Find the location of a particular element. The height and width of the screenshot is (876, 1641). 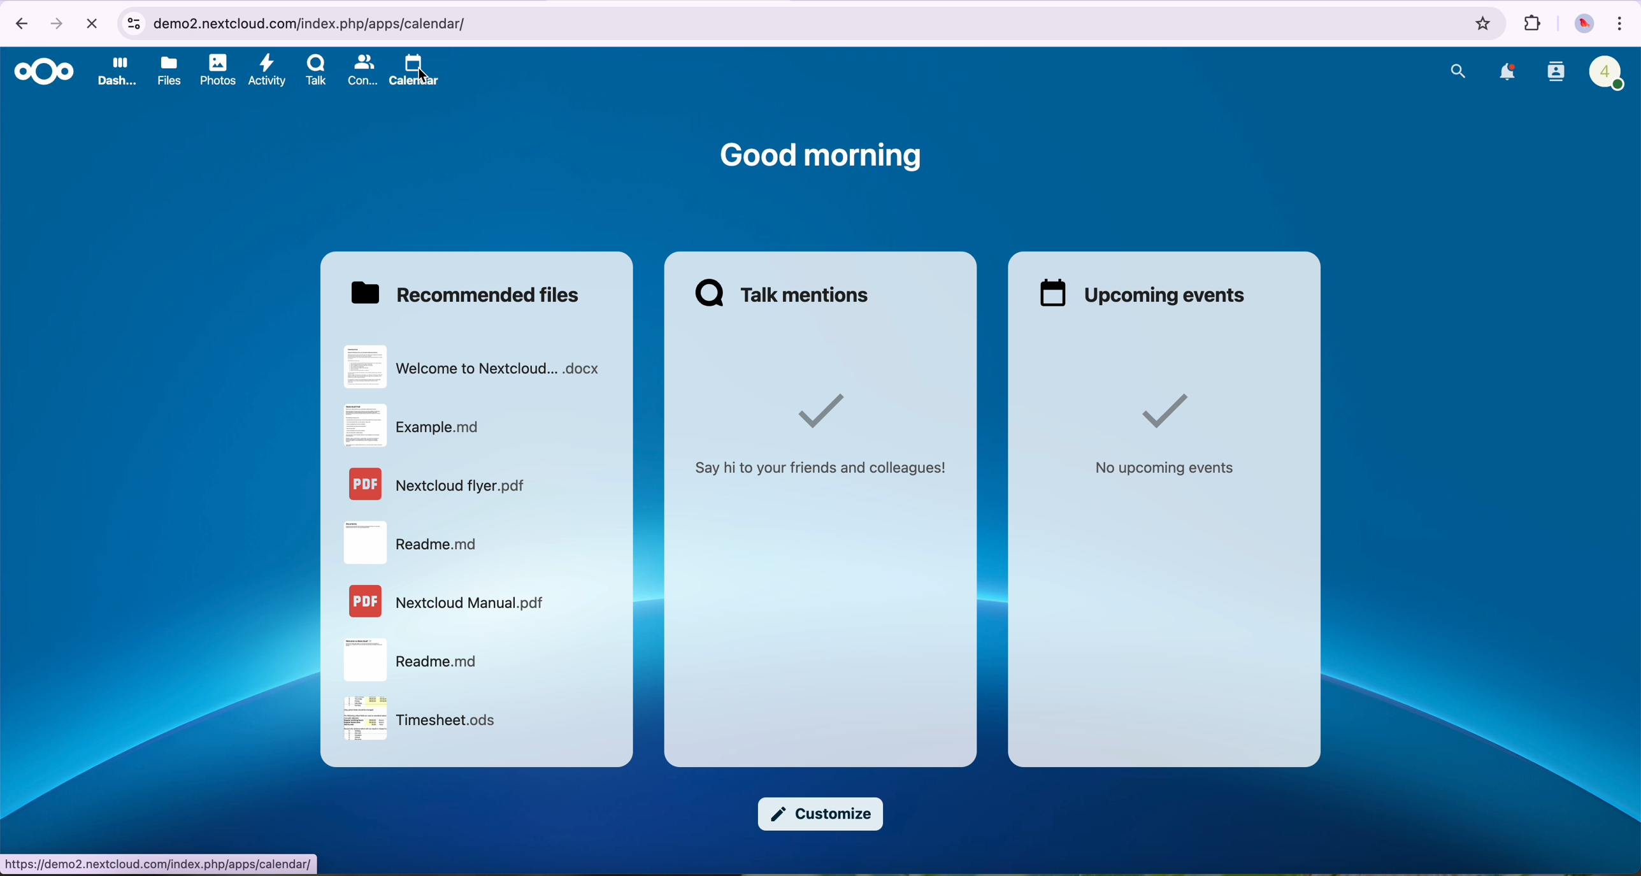

photos is located at coordinates (219, 72).